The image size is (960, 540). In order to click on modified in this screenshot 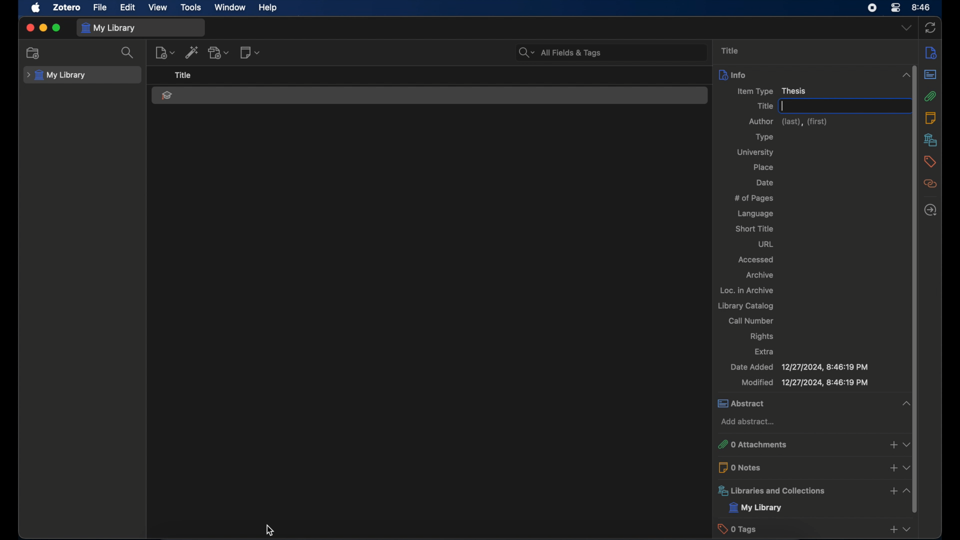, I will do `click(804, 383)`.